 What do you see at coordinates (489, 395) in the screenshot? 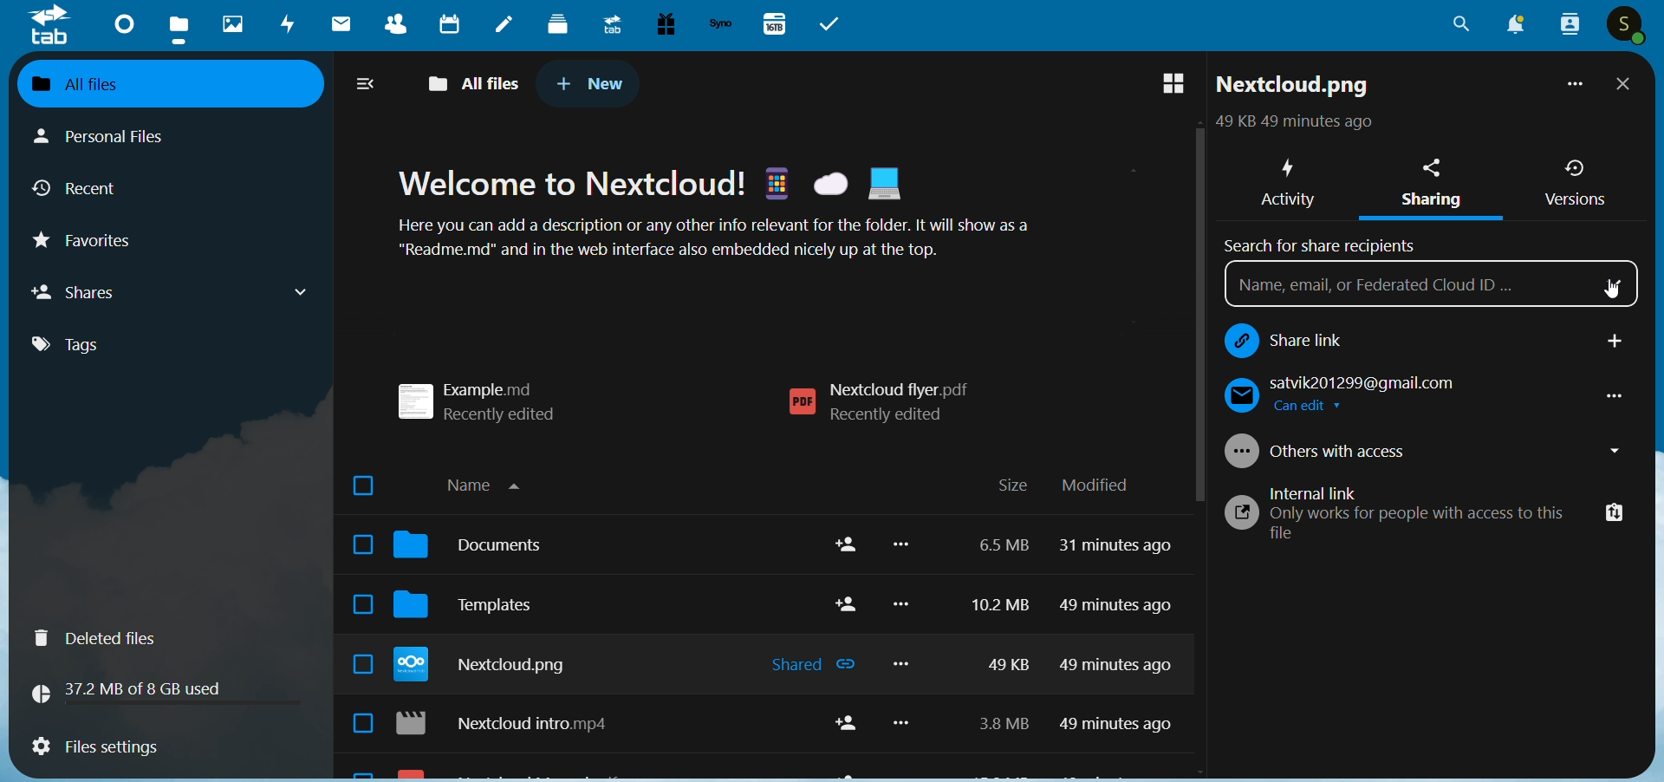
I see `example` at bounding box center [489, 395].